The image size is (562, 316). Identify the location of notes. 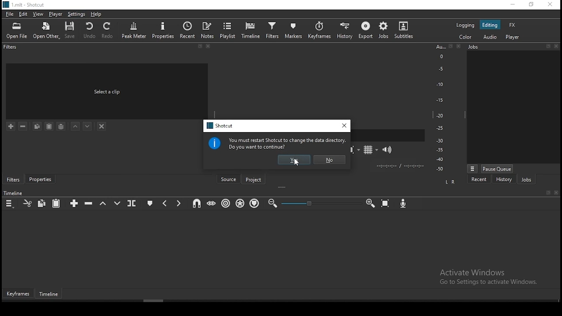
(208, 30).